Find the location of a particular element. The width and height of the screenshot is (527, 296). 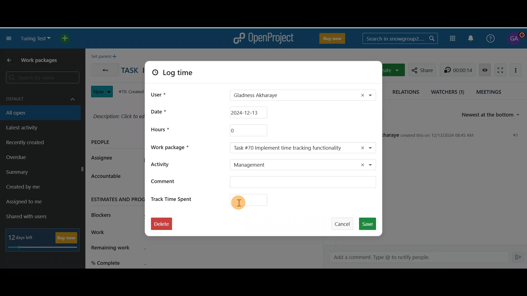

Modules is located at coordinates (453, 38).